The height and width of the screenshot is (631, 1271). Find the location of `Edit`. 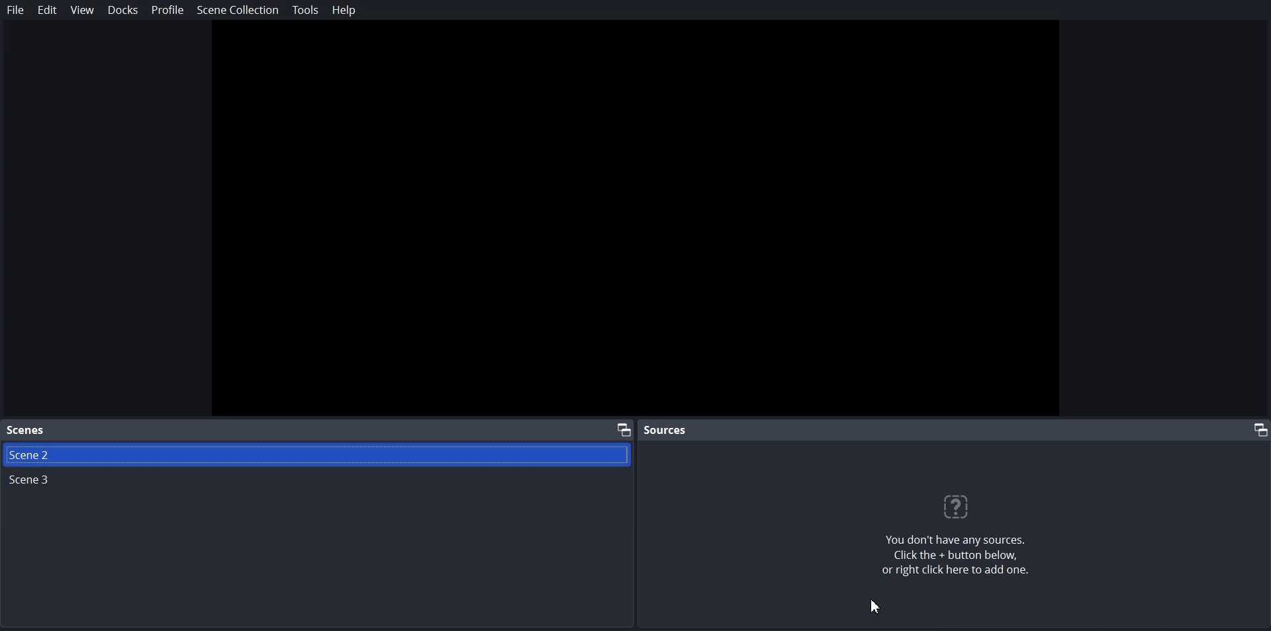

Edit is located at coordinates (47, 10).